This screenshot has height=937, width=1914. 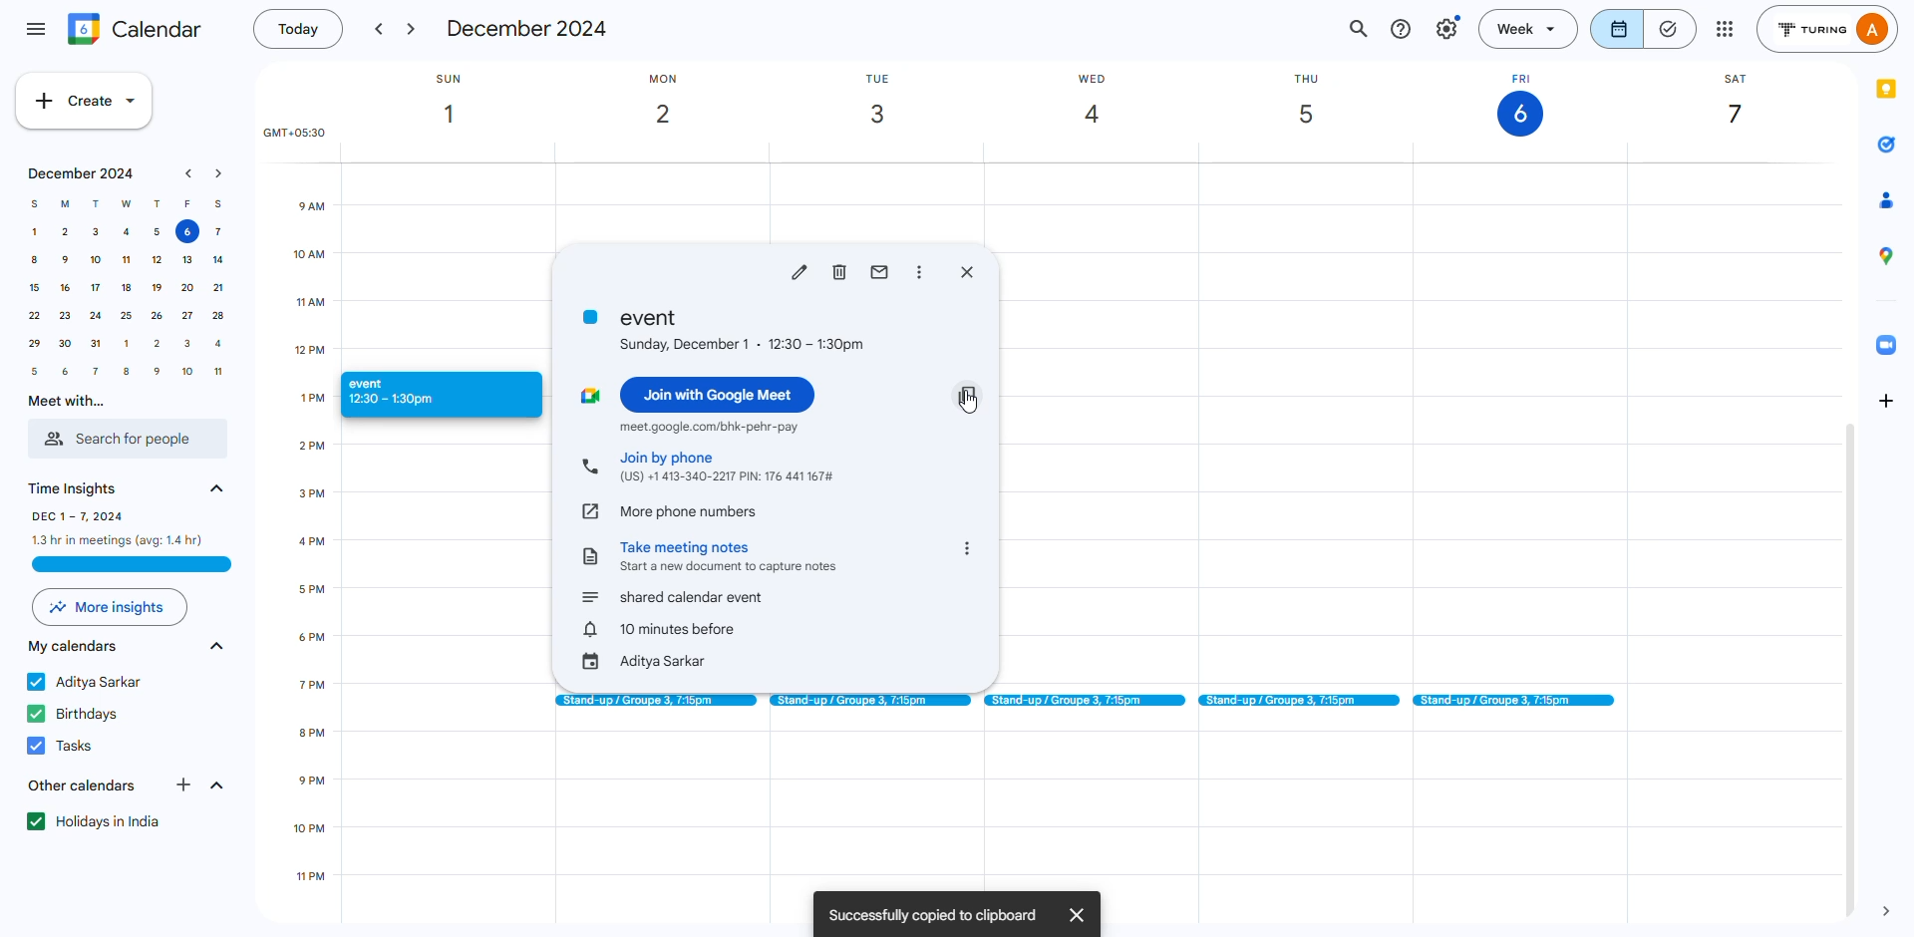 What do you see at coordinates (218, 370) in the screenshot?
I see `11` at bounding box center [218, 370].